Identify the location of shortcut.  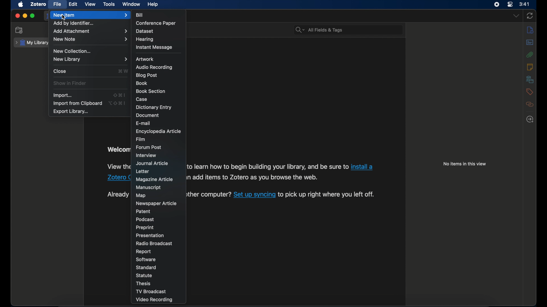
(118, 103).